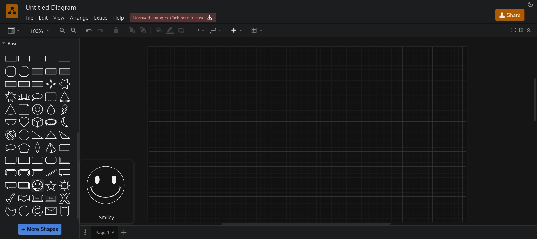 This screenshot has width=537, height=239. What do you see at coordinates (51, 71) in the screenshot?
I see `rectangle with reverse diagonal fill` at bounding box center [51, 71].